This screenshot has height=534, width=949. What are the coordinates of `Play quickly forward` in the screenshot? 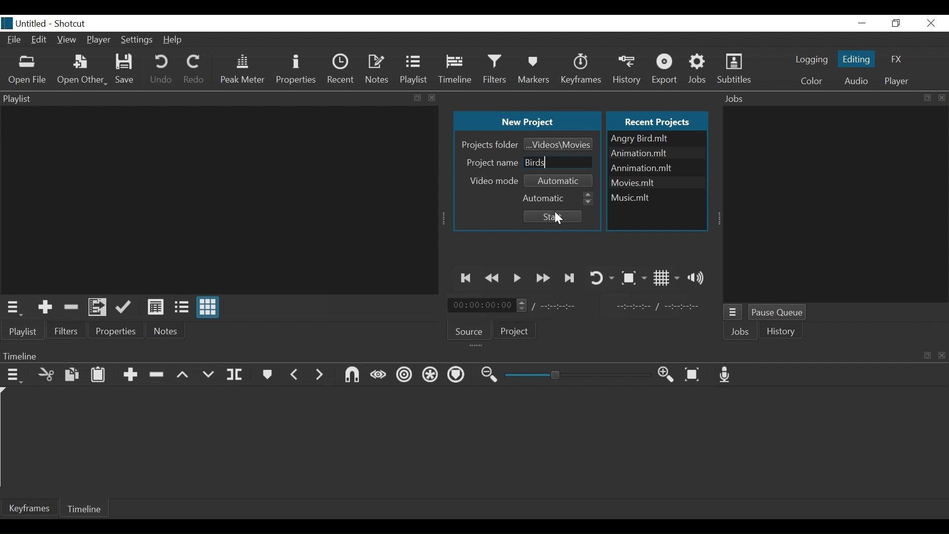 It's located at (543, 278).